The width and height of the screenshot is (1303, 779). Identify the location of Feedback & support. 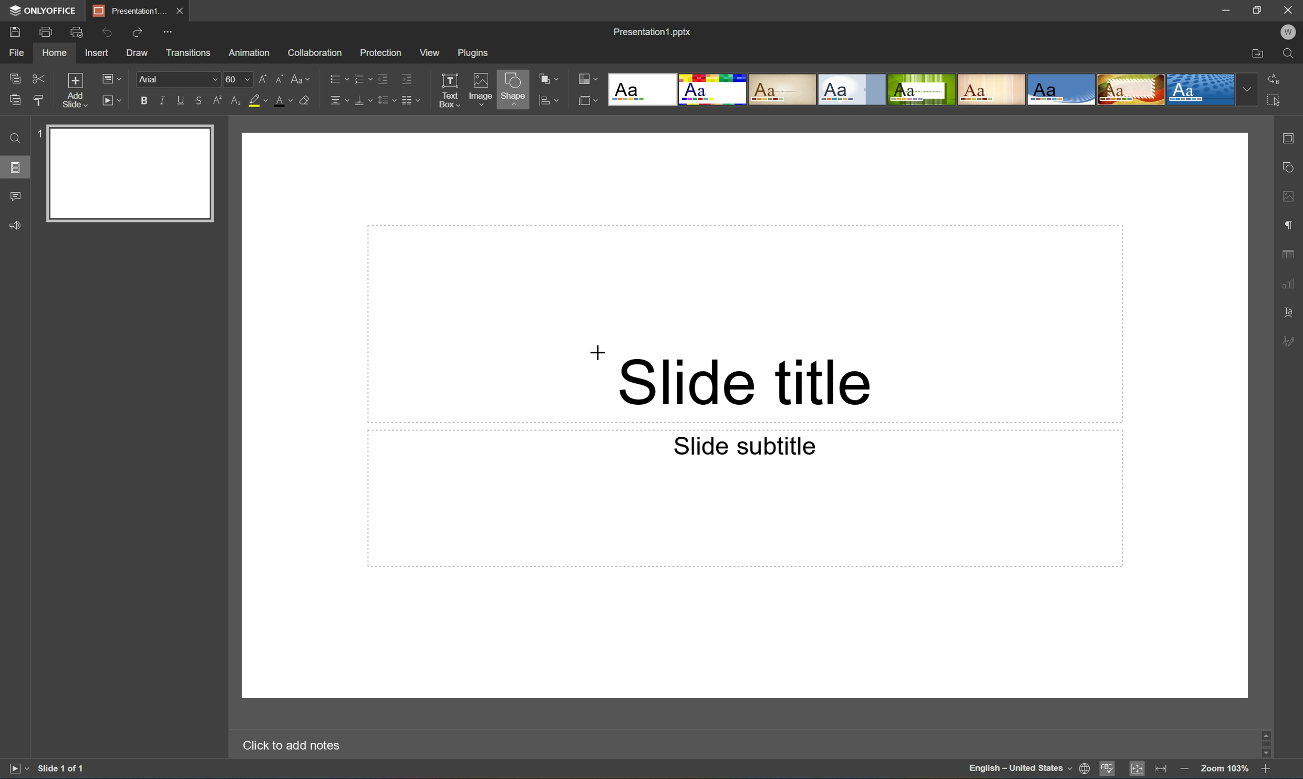
(18, 226).